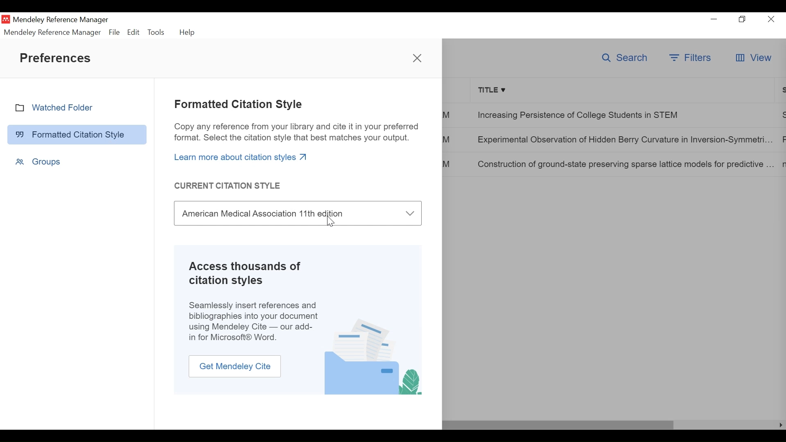  I want to click on close, so click(418, 60).